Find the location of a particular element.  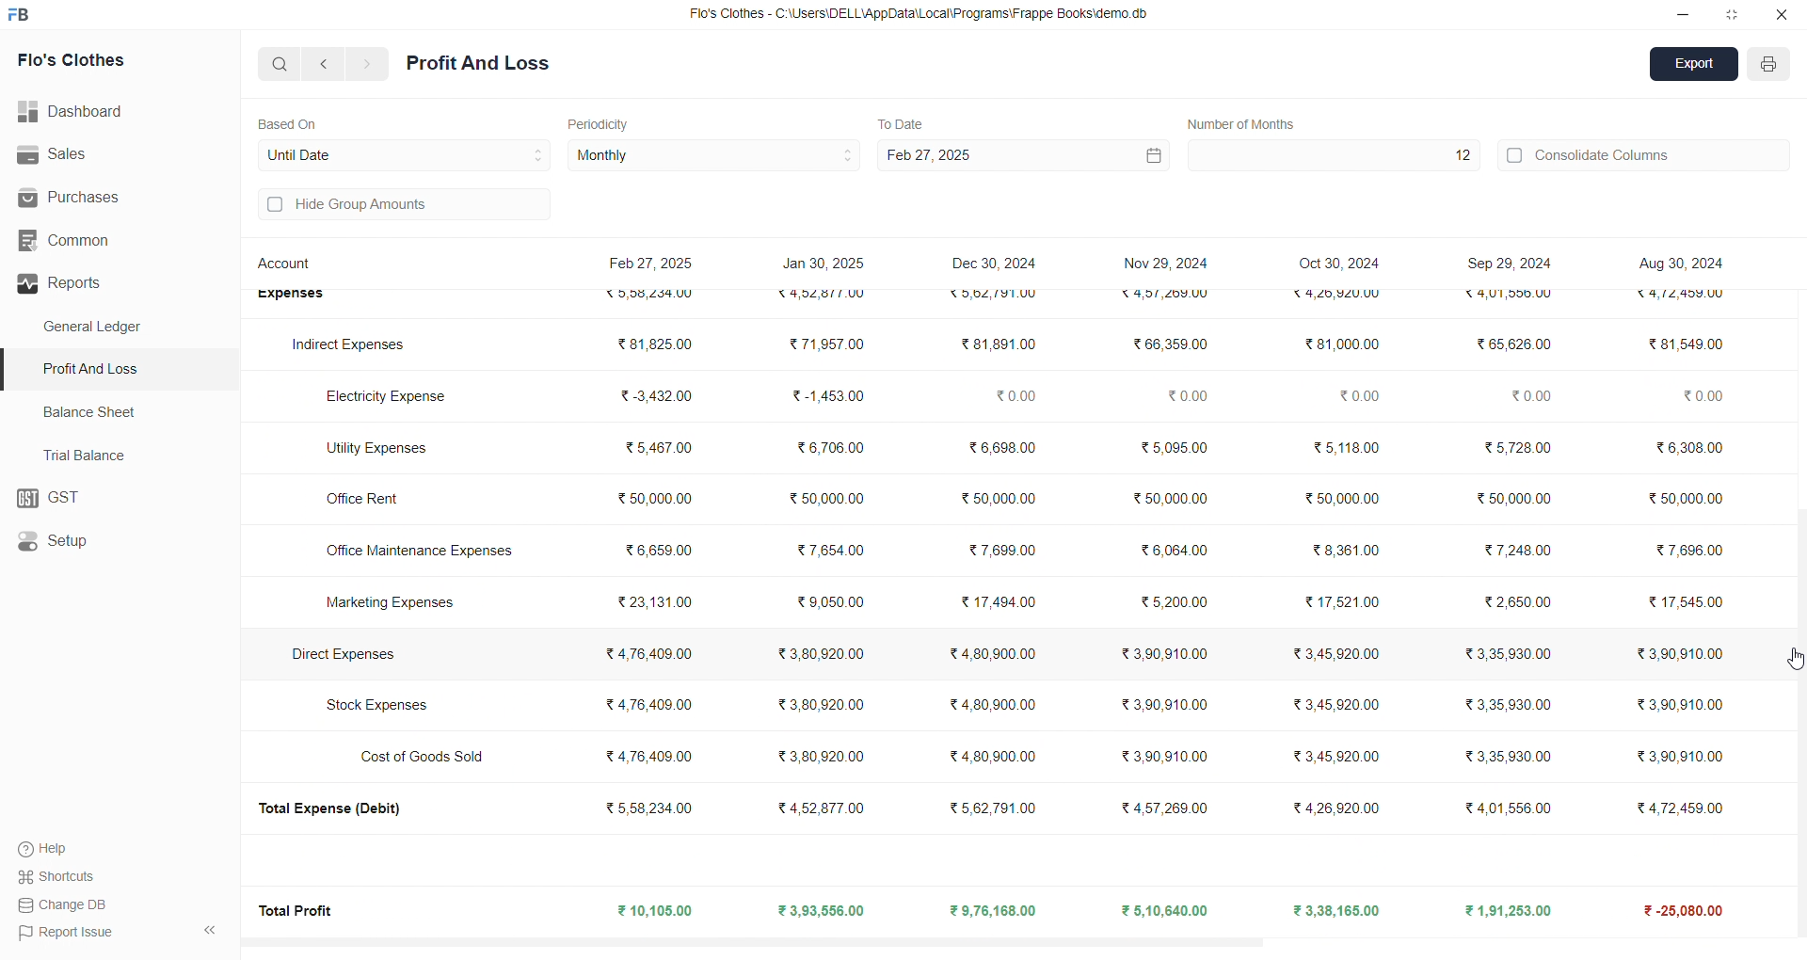

Shortcuts is located at coordinates (62, 875).